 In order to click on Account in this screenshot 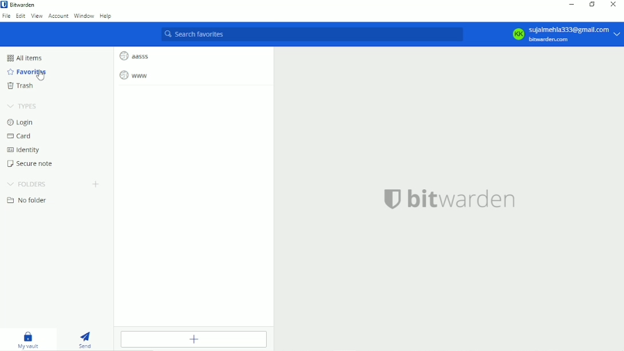, I will do `click(564, 33)`.